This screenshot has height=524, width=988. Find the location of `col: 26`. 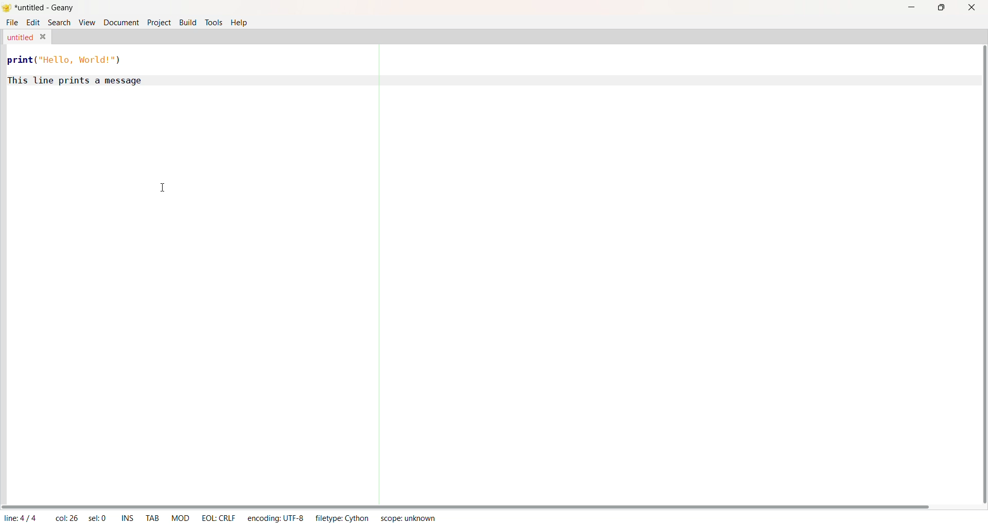

col: 26 is located at coordinates (65, 516).